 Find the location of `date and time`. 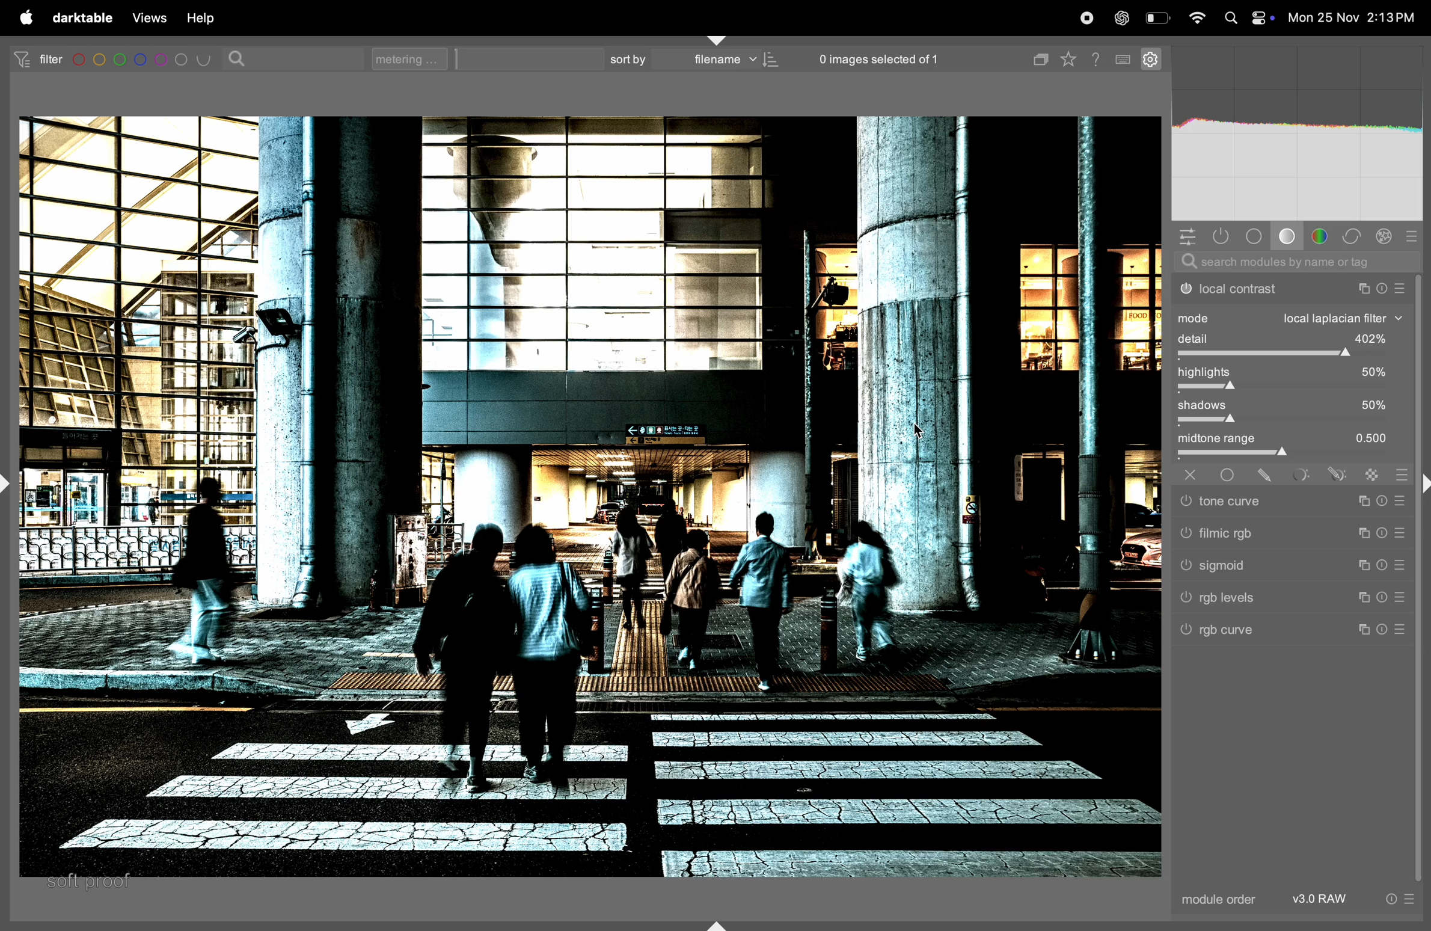

date and time is located at coordinates (1353, 18).